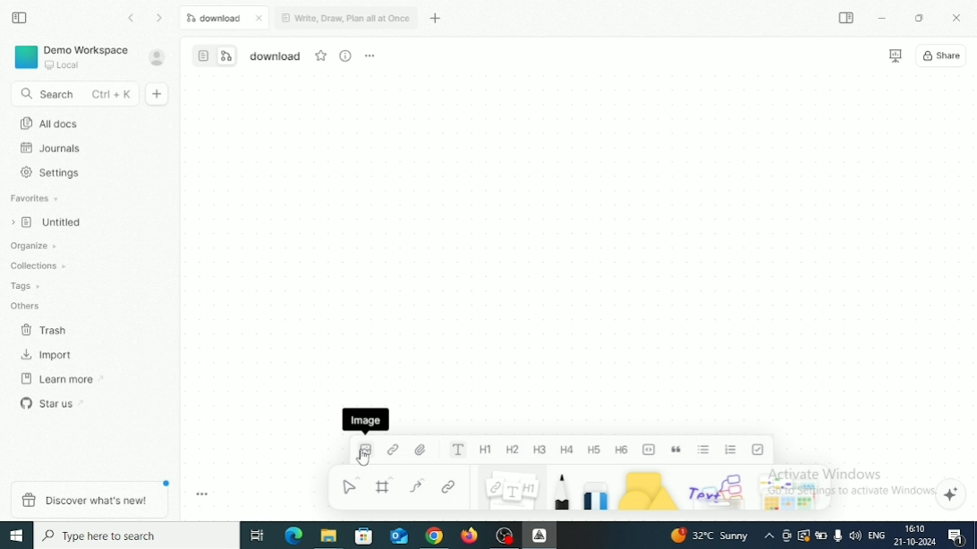 This screenshot has width=977, height=549. I want to click on Frame, so click(387, 486).